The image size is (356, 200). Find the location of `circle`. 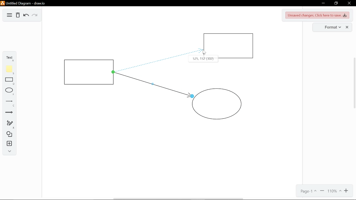

circle is located at coordinates (217, 104).